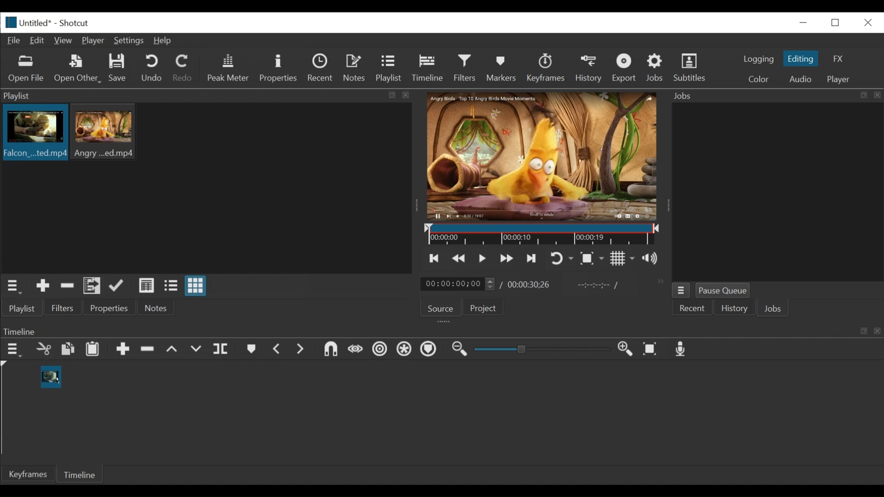 The width and height of the screenshot is (884, 497). I want to click on Record audio, so click(681, 351).